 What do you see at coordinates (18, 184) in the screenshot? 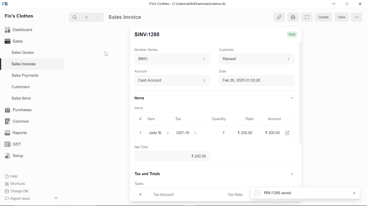
I see `Shortcuts` at bounding box center [18, 184].